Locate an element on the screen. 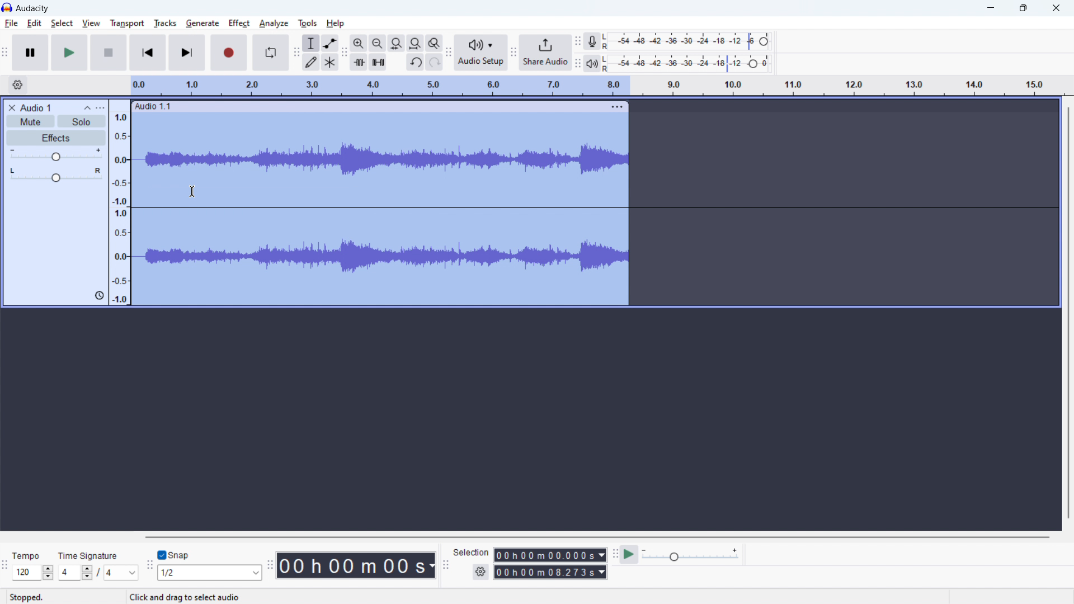 This screenshot has width=1074, height=604. timeline is located at coordinates (119, 201).